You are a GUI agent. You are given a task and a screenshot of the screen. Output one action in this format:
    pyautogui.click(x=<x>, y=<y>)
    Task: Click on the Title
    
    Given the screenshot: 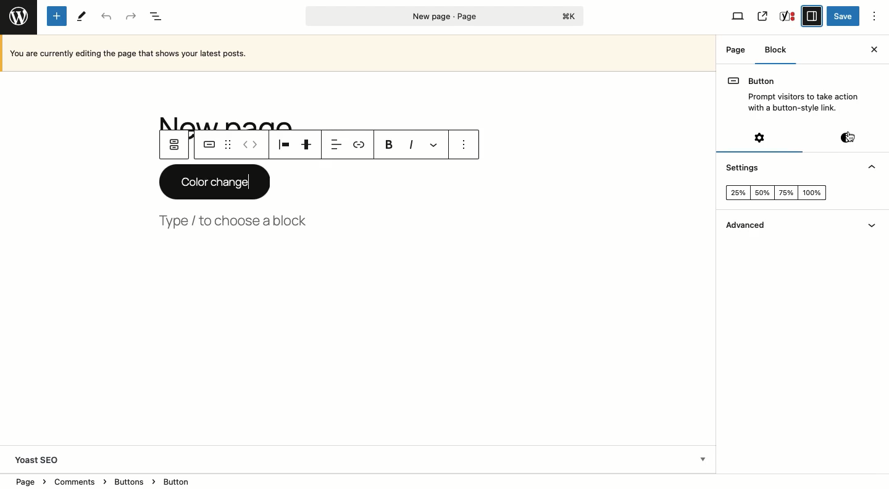 What is the action you would take?
    pyautogui.click(x=244, y=122)
    